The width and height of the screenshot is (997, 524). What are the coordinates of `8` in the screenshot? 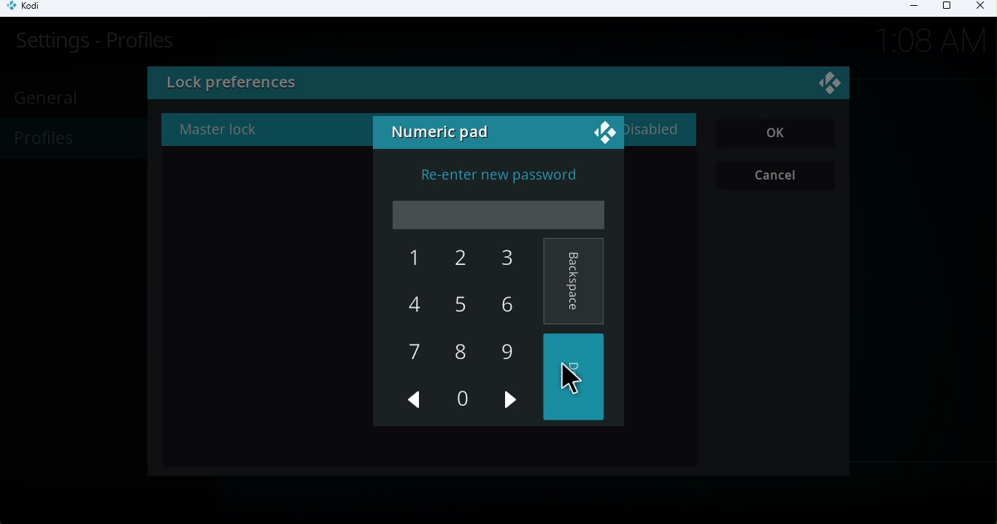 It's located at (459, 352).